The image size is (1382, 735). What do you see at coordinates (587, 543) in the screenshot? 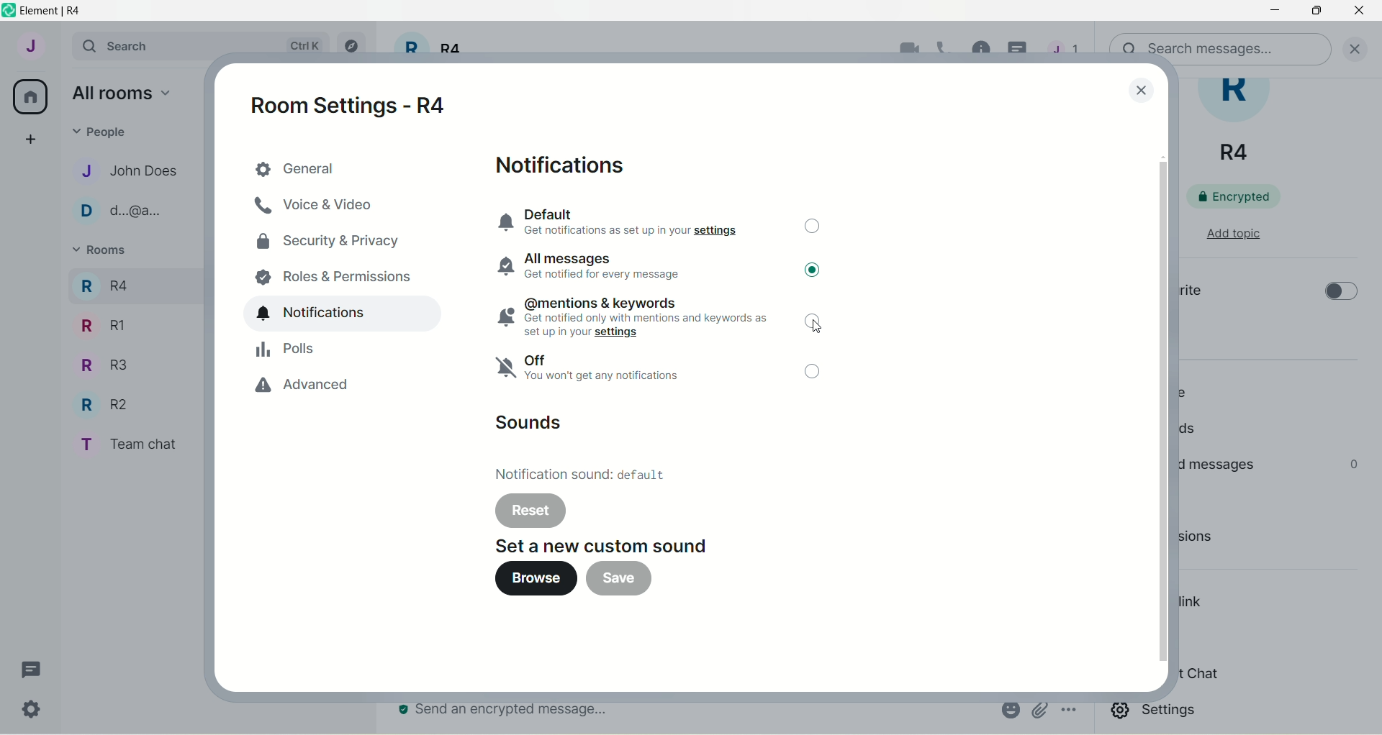
I see `set a new custom sound` at bounding box center [587, 543].